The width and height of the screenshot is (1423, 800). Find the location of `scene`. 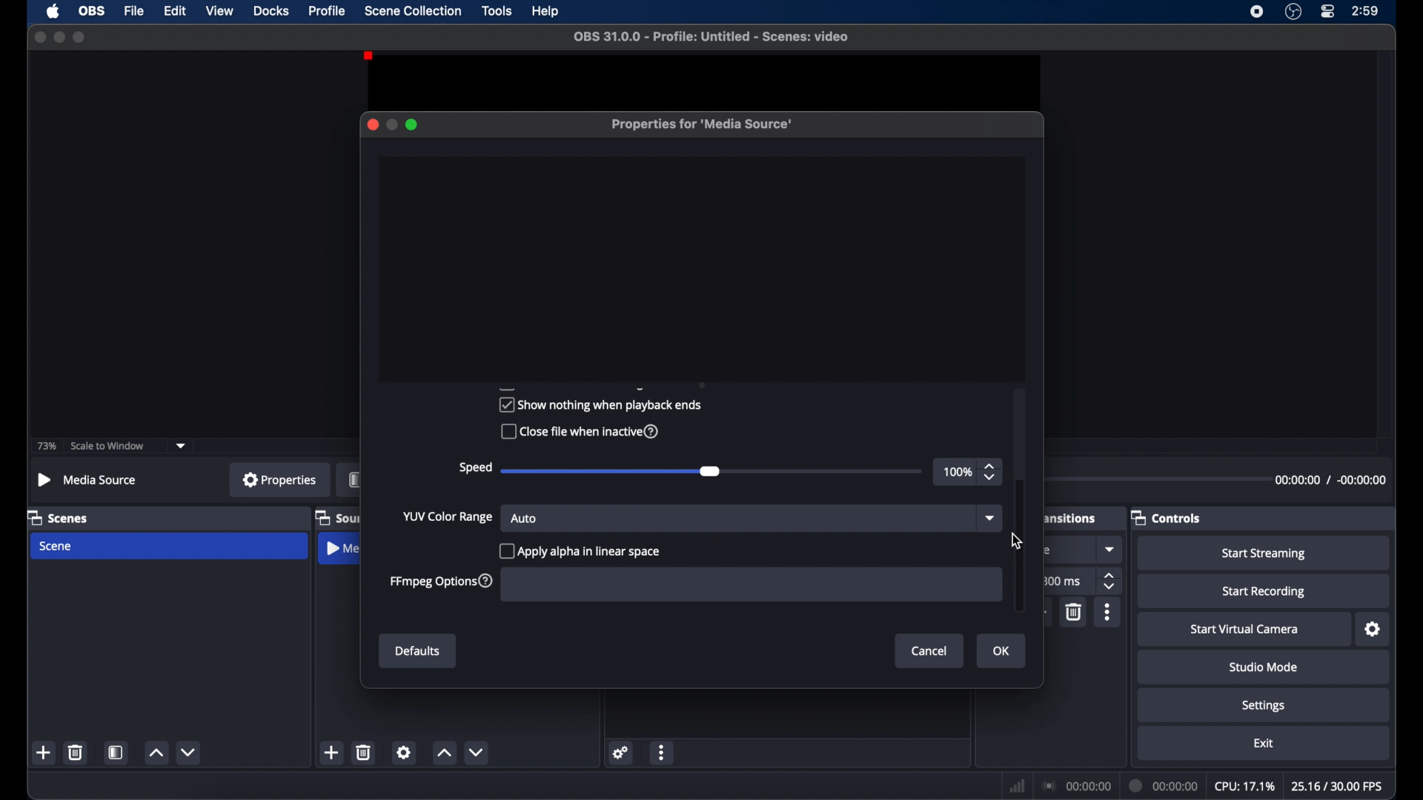

scene is located at coordinates (56, 547).